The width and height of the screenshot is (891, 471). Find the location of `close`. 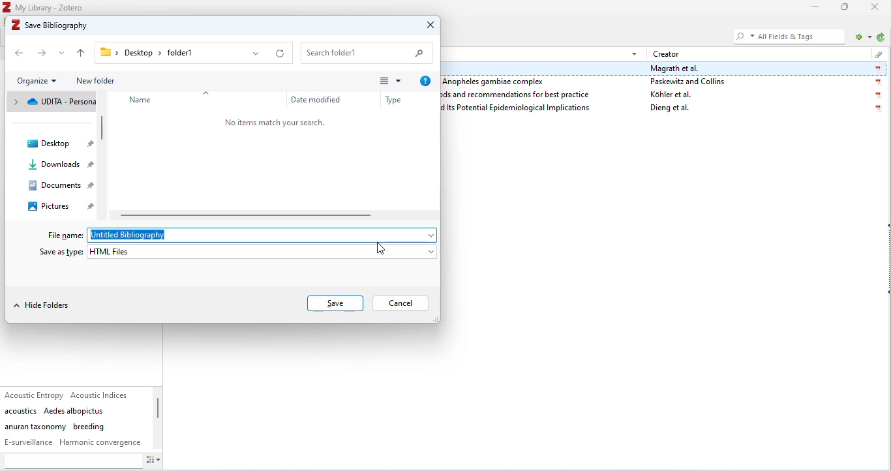

close is located at coordinates (876, 7).